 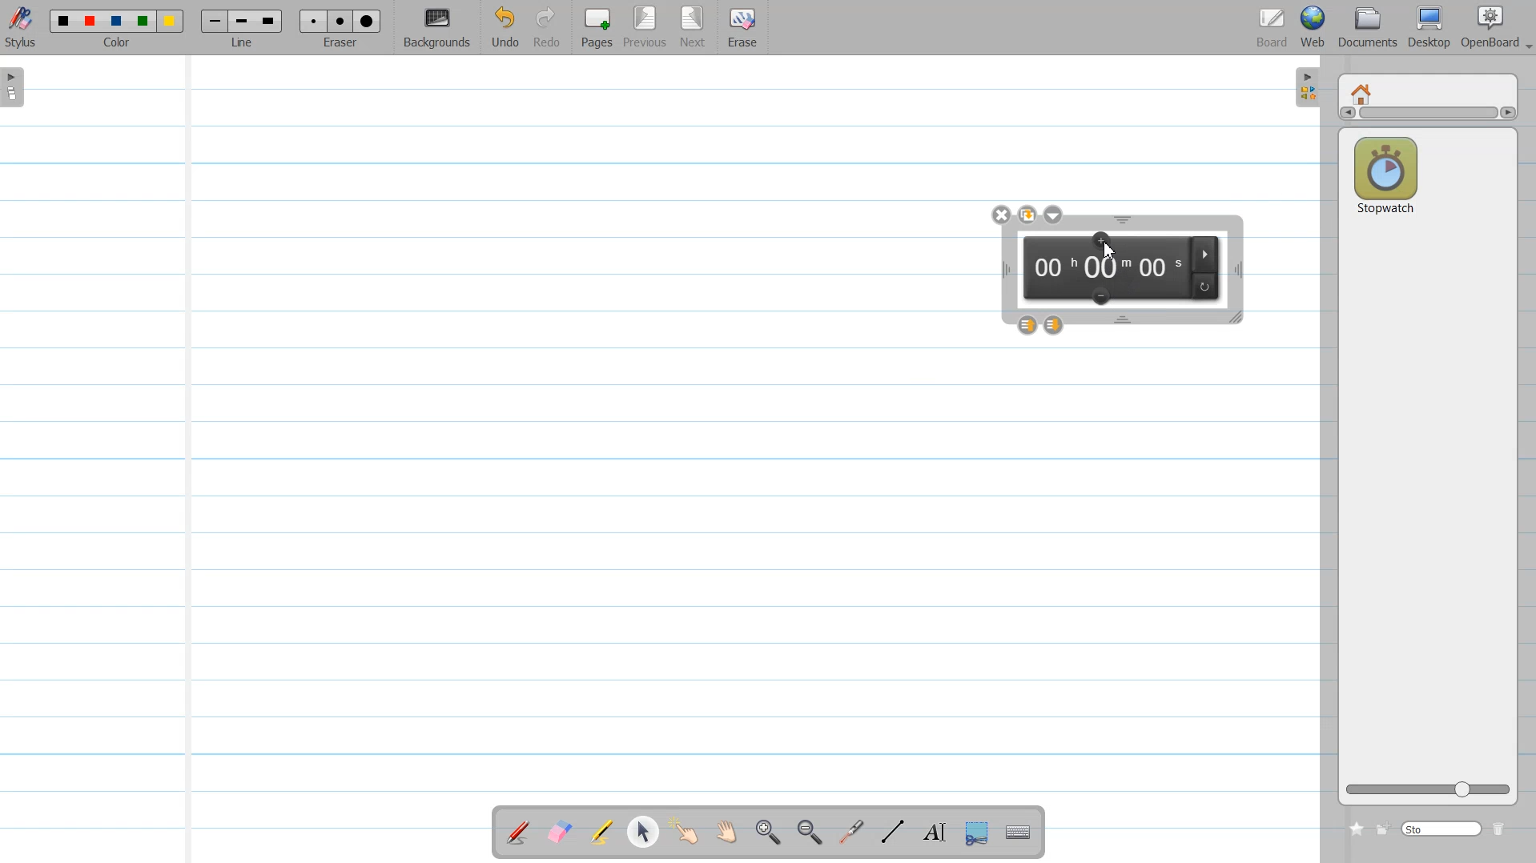 What do you see at coordinates (1103, 238) in the screenshot?
I see `Add minutes` at bounding box center [1103, 238].